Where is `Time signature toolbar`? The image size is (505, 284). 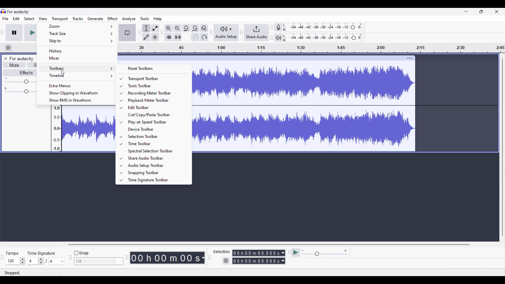
Time signature toolbar is located at coordinates (157, 180).